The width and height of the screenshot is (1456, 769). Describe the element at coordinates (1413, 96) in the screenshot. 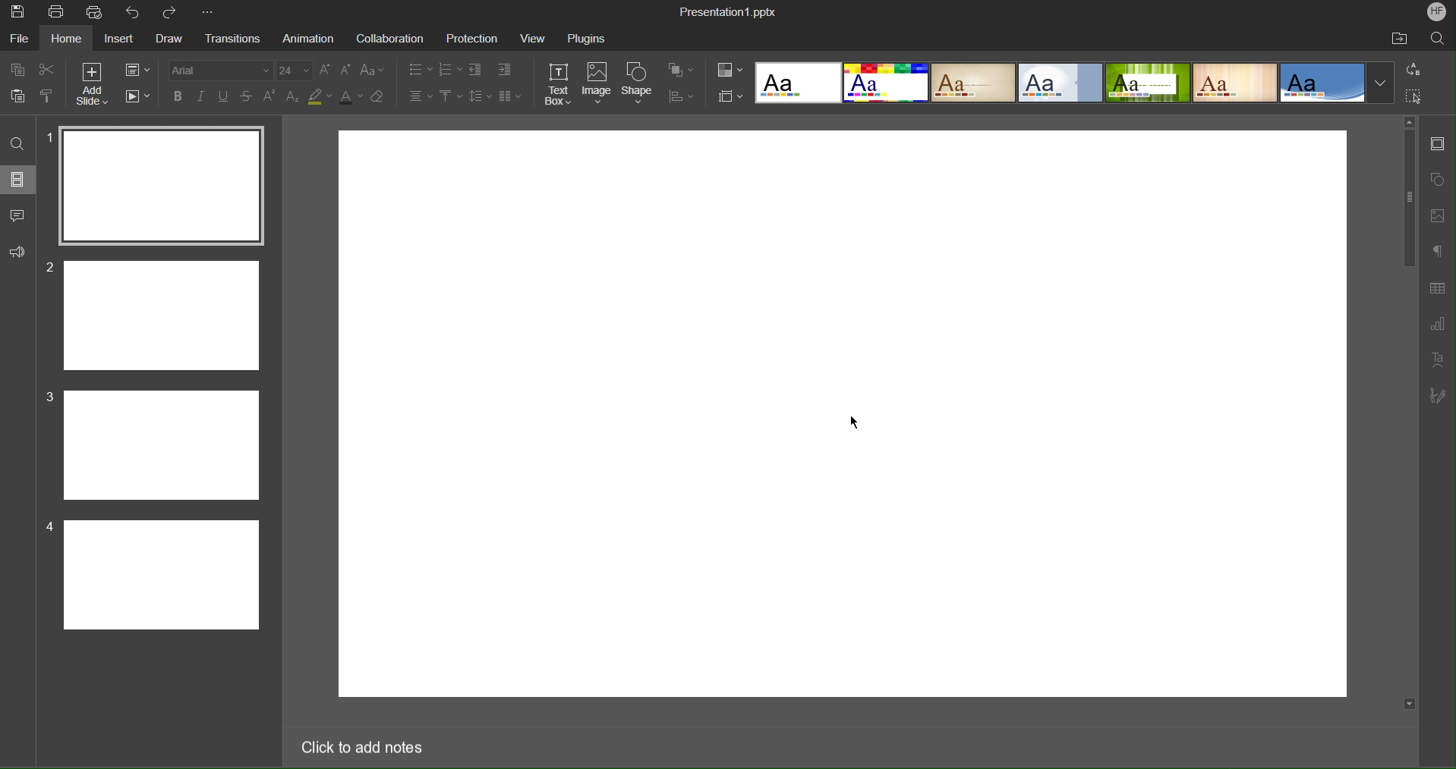

I see `Selection` at that location.